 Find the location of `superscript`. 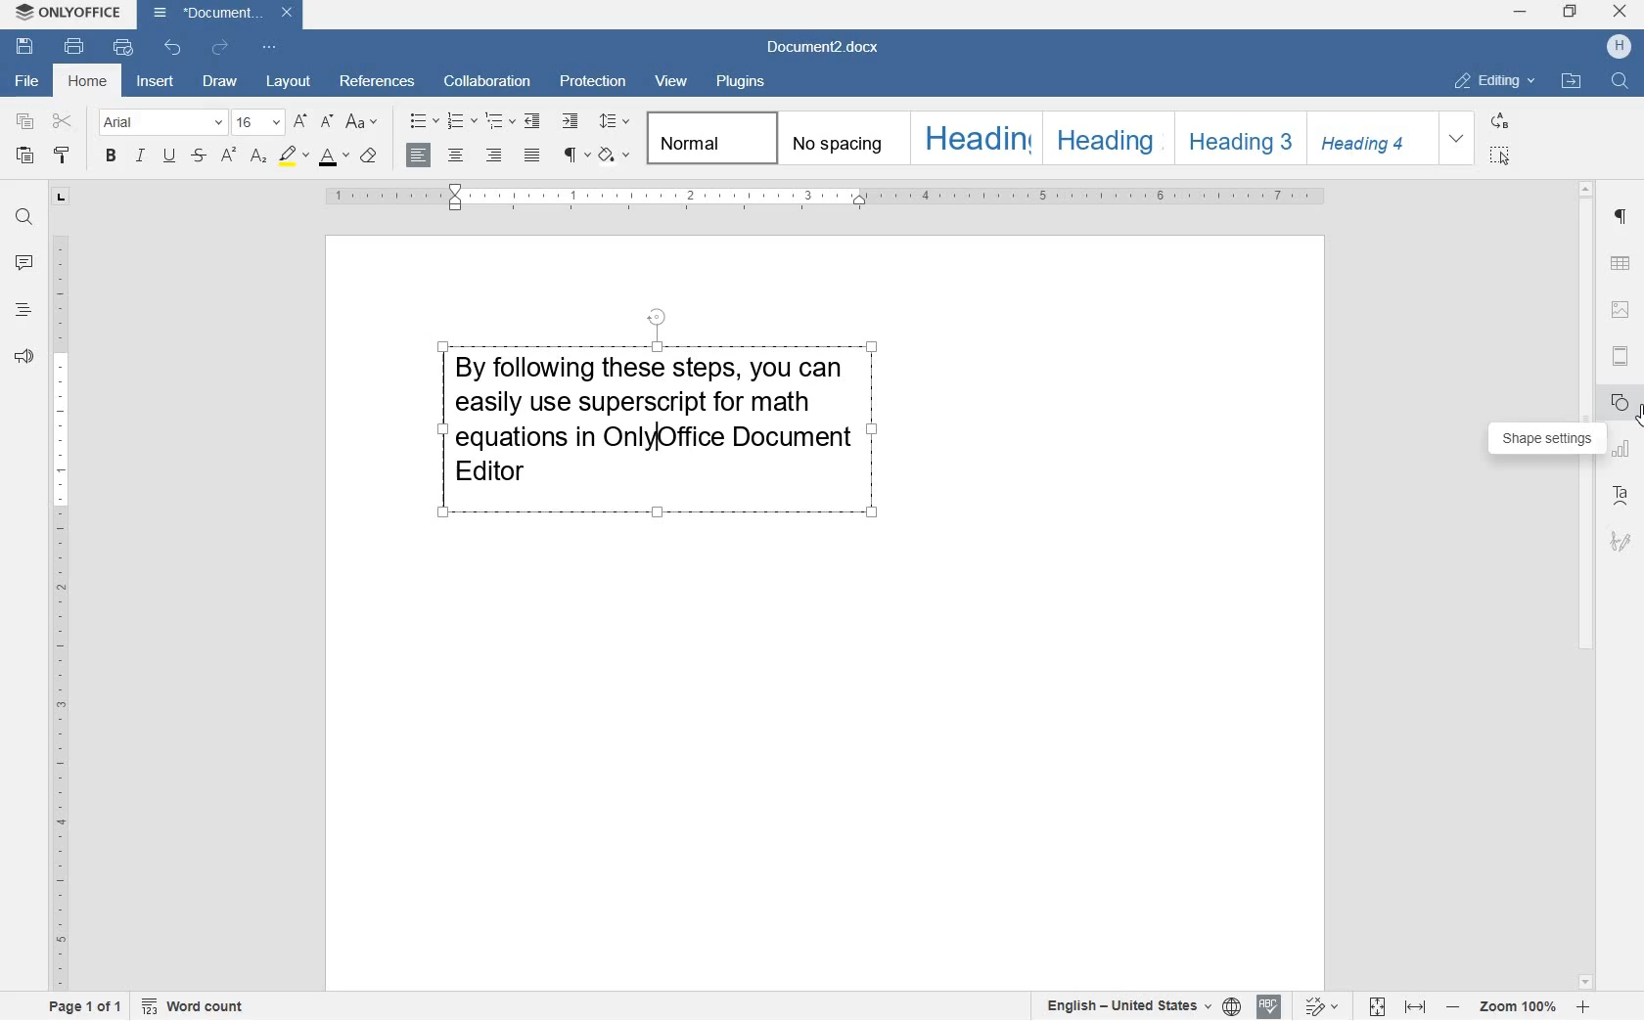

superscript is located at coordinates (228, 156).